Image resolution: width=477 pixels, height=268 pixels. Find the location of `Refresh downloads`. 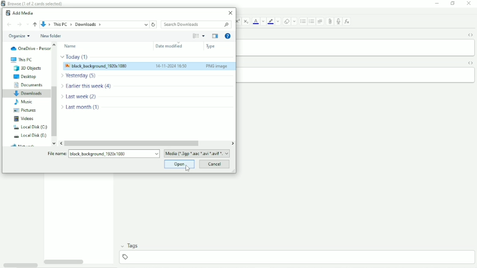

Refresh downloads is located at coordinates (153, 25).